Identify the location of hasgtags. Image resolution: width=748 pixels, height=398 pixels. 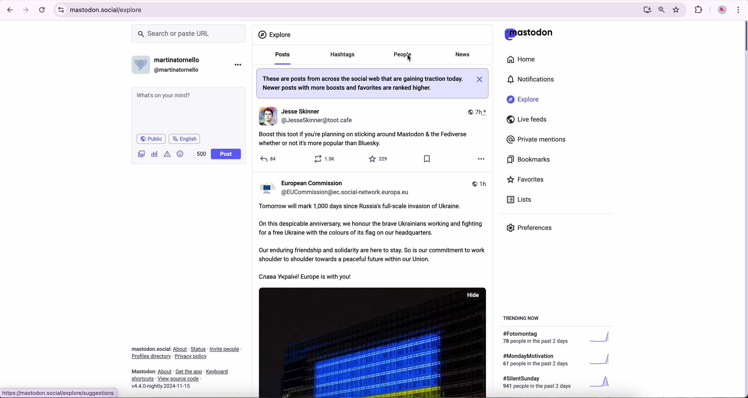
(346, 55).